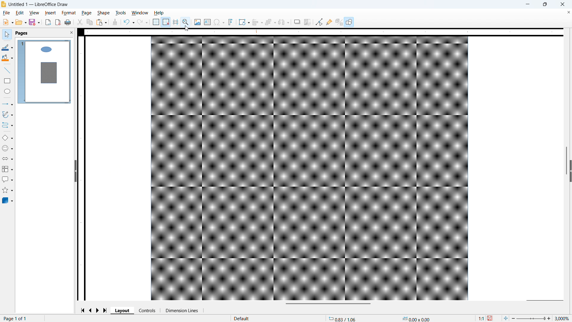 The height and width of the screenshot is (322, 572). What do you see at coordinates (490, 318) in the screenshot?
I see `save ` at bounding box center [490, 318].